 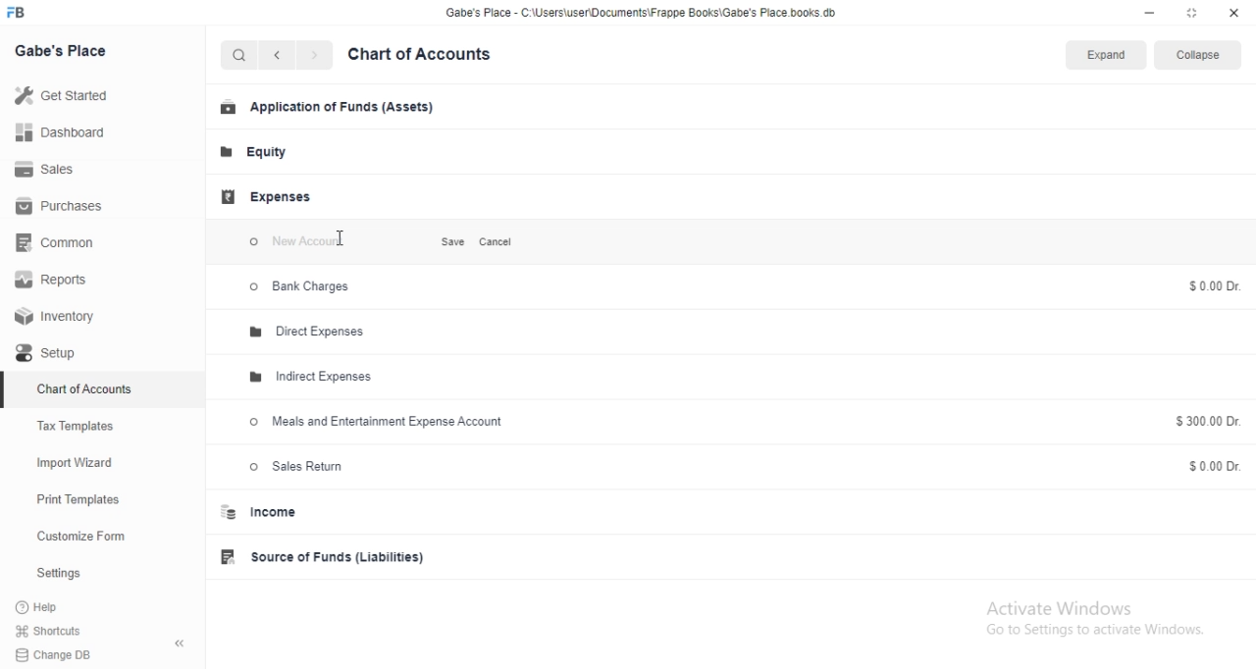 What do you see at coordinates (267, 196) in the screenshot?
I see `Expenses` at bounding box center [267, 196].